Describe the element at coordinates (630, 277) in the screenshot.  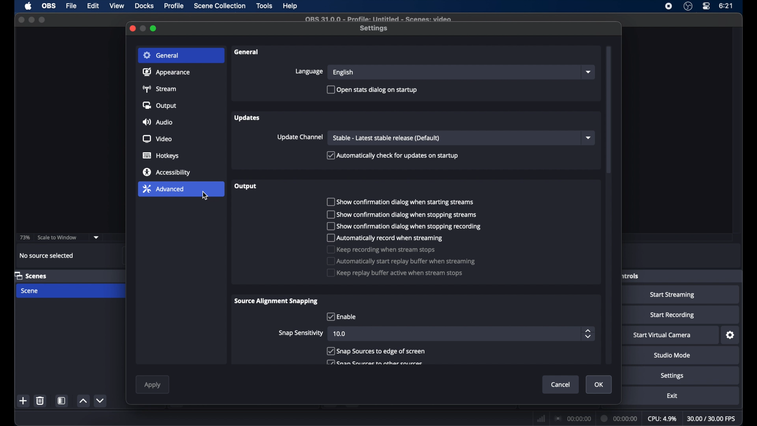
I see `controls` at that location.